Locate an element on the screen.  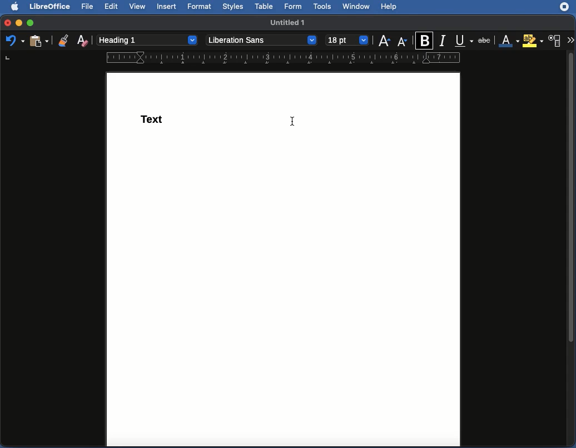
Heading is located at coordinates (155, 120).